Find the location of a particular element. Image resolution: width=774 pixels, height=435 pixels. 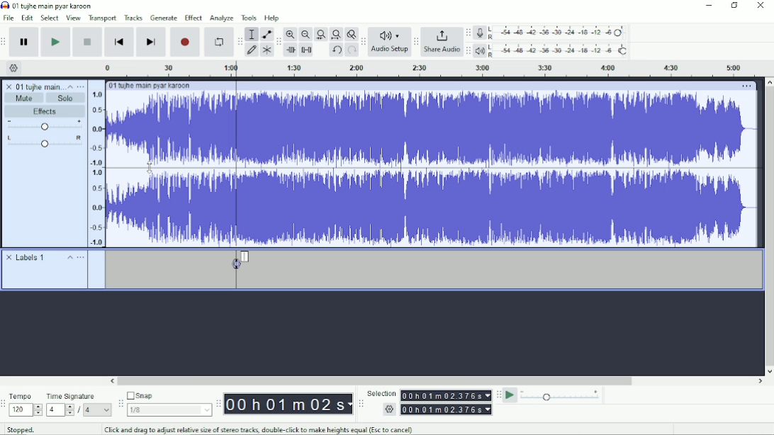

Horizontal scrollbar is located at coordinates (378, 380).